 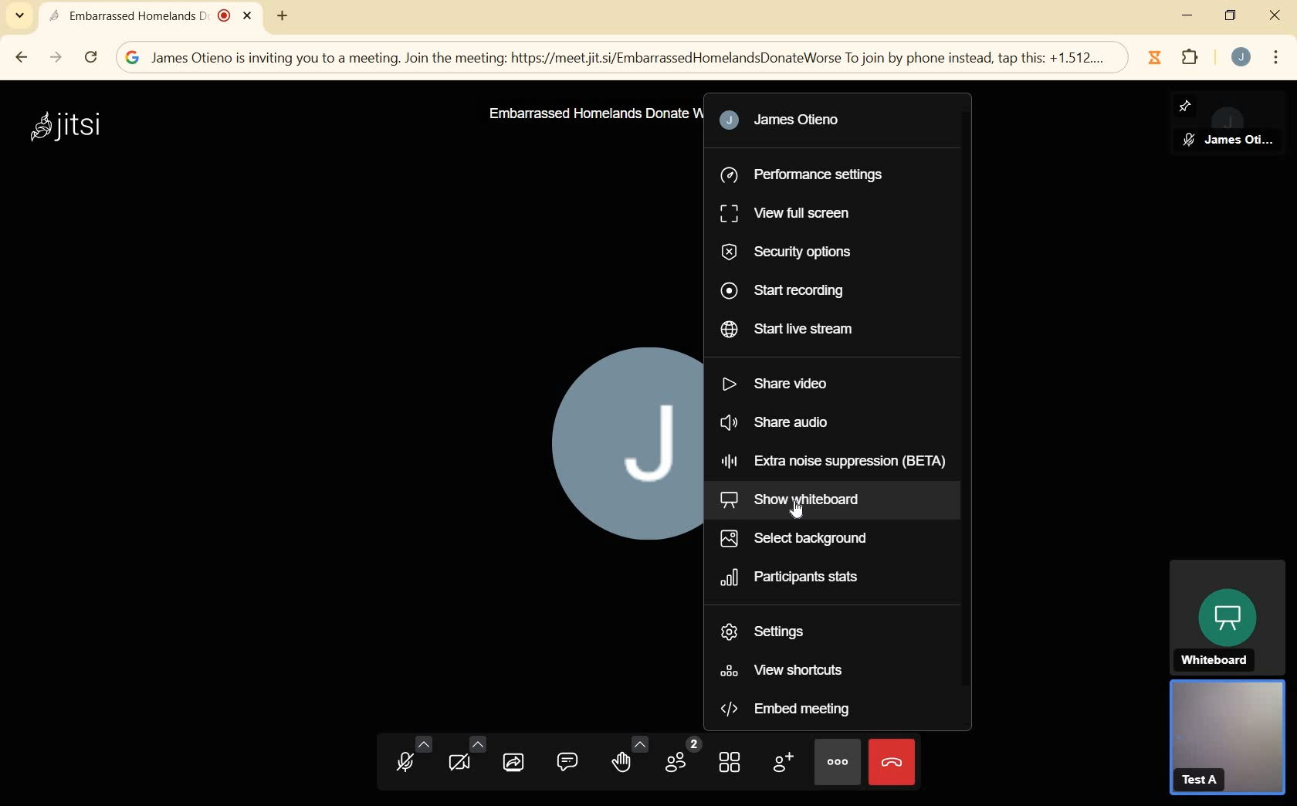 What do you see at coordinates (1191, 60) in the screenshot?
I see `extensions` at bounding box center [1191, 60].